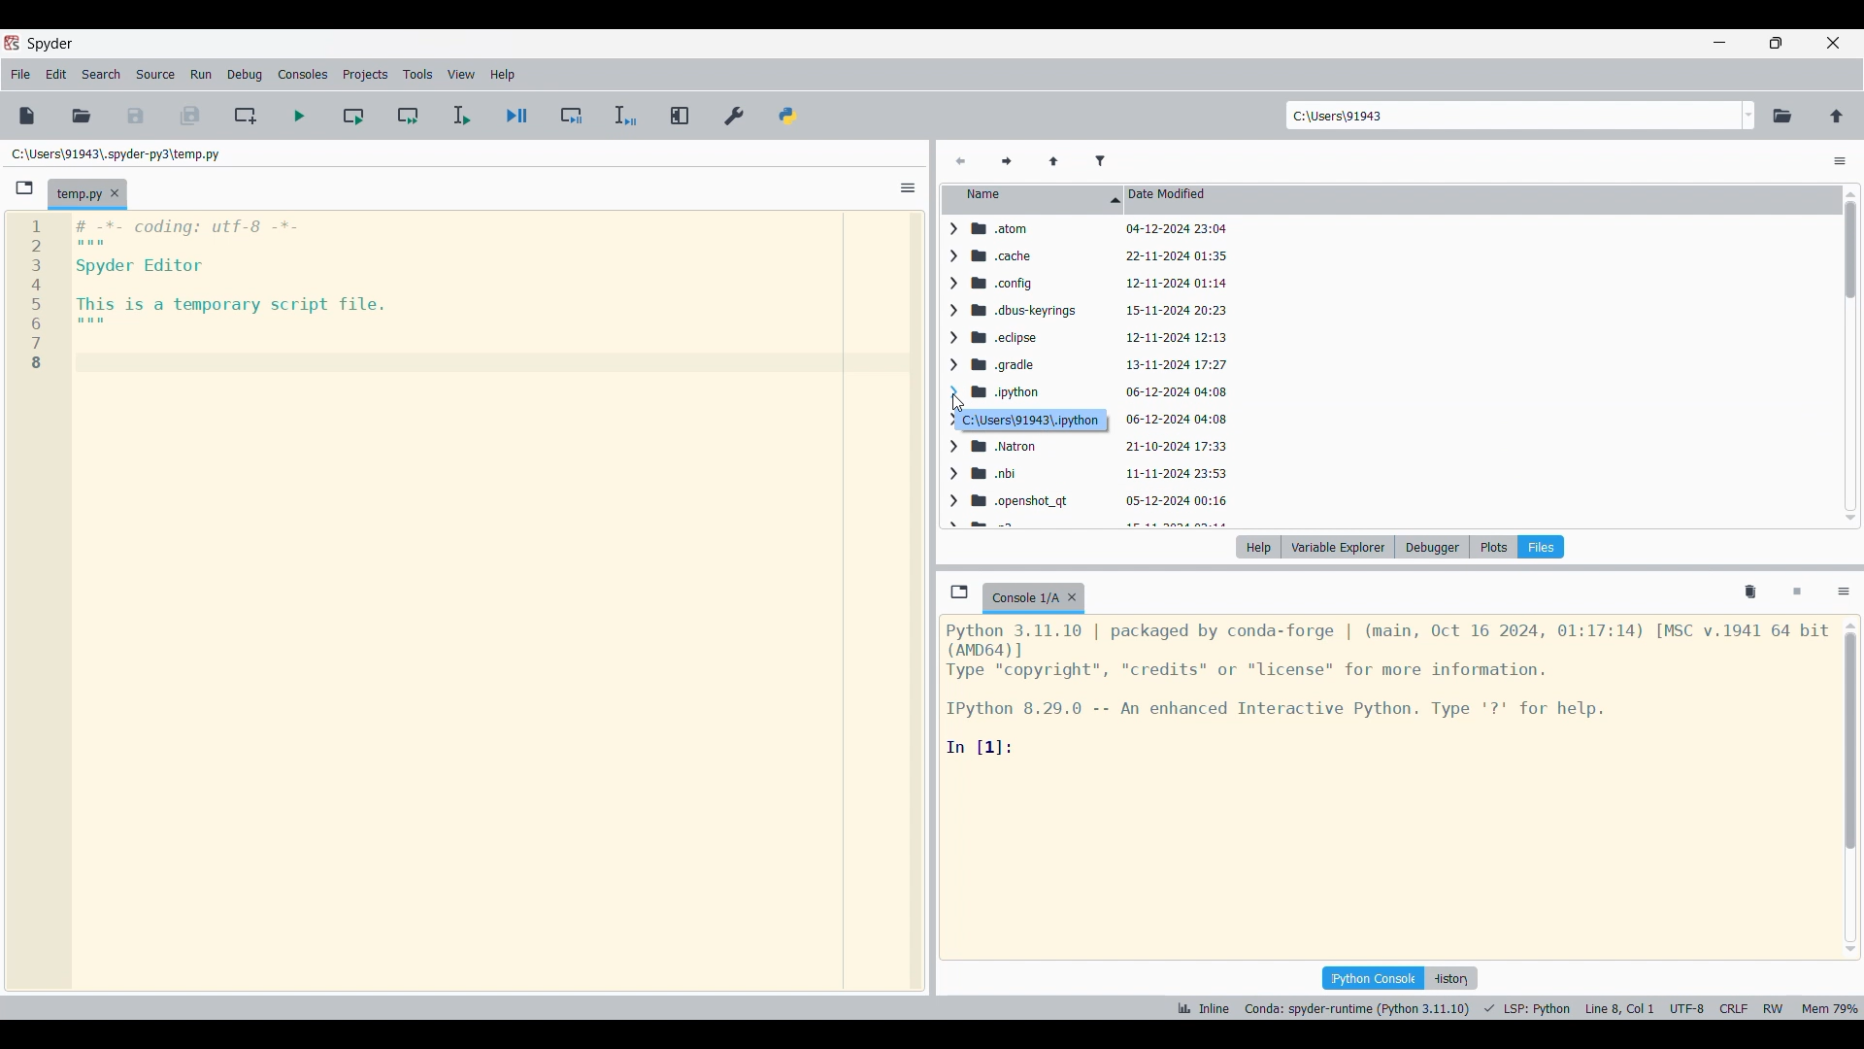  Describe the element at coordinates (461, 116) in the screenshot. I see `Run selection/current line` at that location.